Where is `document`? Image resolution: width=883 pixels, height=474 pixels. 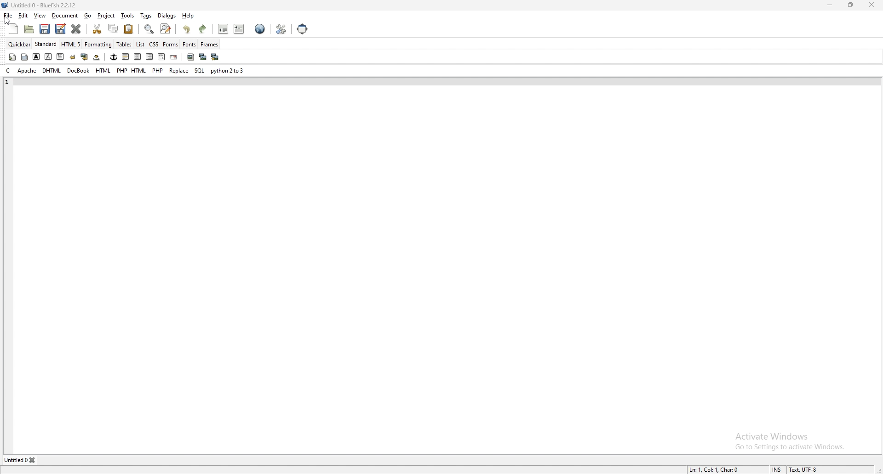
document is located at coordinates (65, 16).